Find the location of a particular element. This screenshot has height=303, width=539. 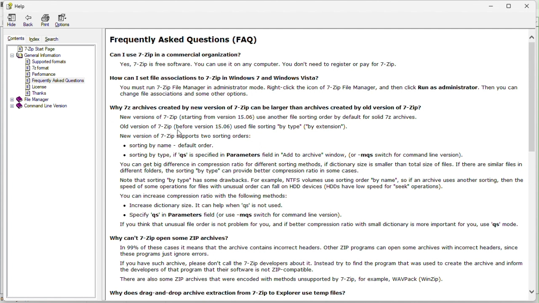

Search is located at coordinates (54, 39).